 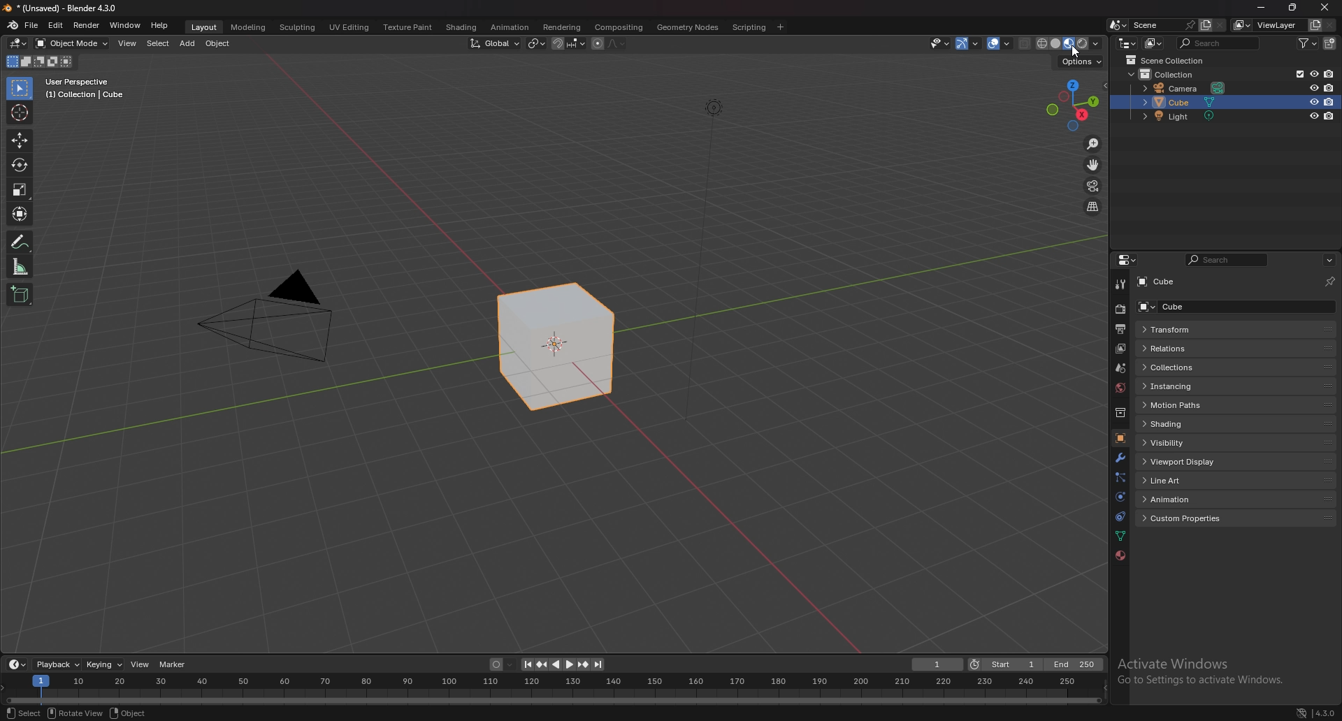 What do you see at coordinates (1120, 412) in the screenshot?
I see `collection` at bounding box center [1120, 412].